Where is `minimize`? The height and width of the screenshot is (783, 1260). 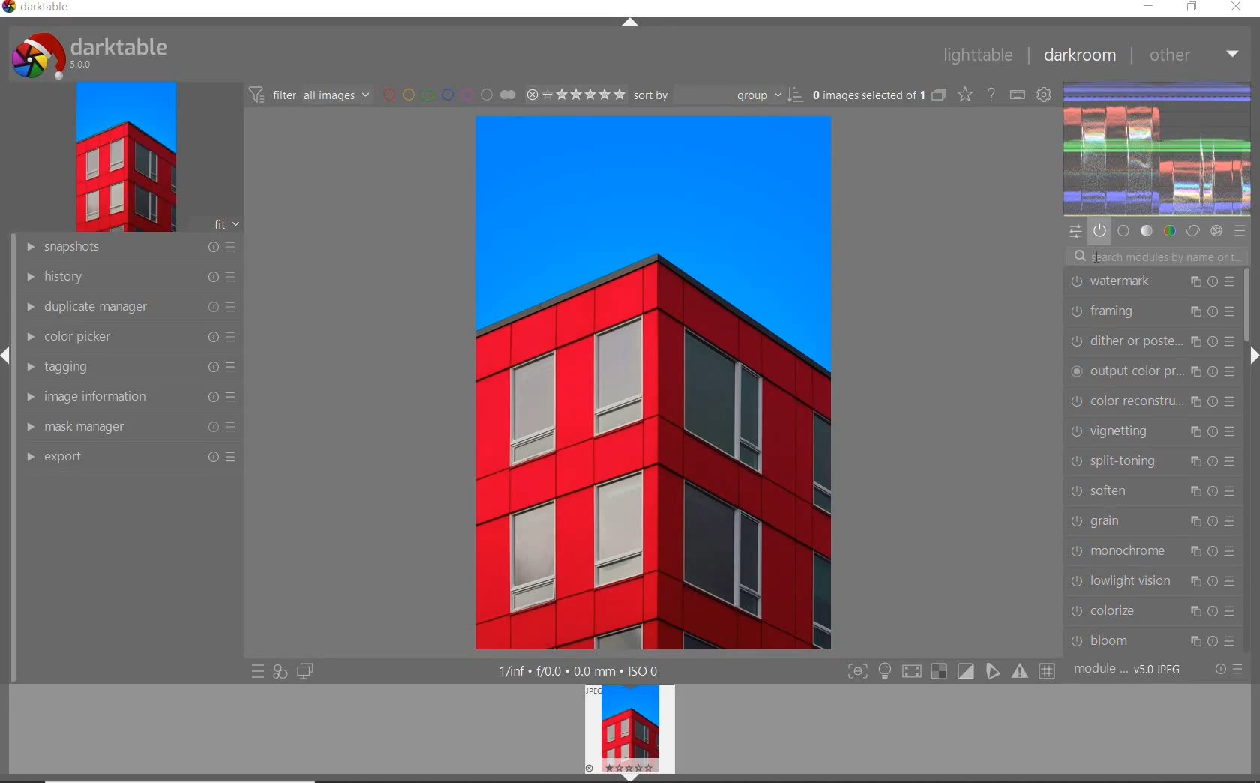 minimize is located at coordinates (1149, 7).